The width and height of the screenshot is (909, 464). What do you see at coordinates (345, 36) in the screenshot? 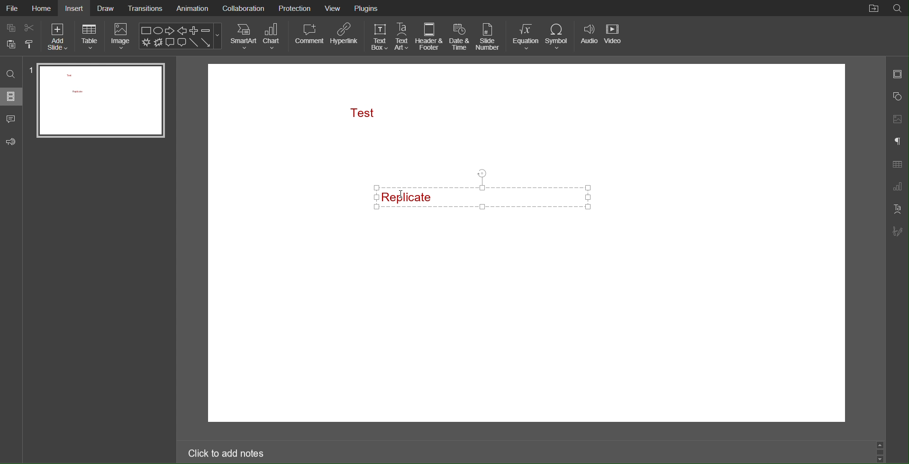
I see `Hyperlink` at bounding box center [345, 36].